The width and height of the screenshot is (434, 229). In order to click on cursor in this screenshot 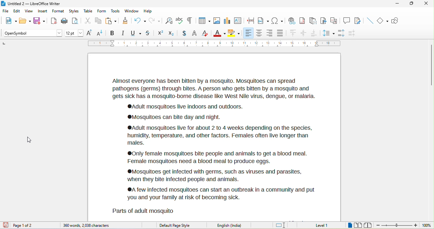, I will do `click(28, 139)`.